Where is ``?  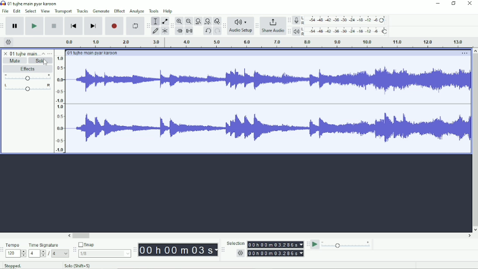
 is located at coordinates (60, 102).